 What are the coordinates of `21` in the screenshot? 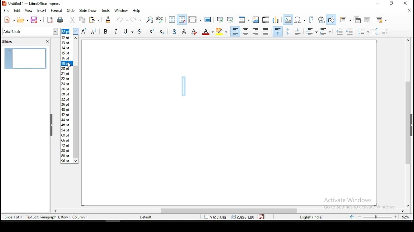 It's located at (67, 74).